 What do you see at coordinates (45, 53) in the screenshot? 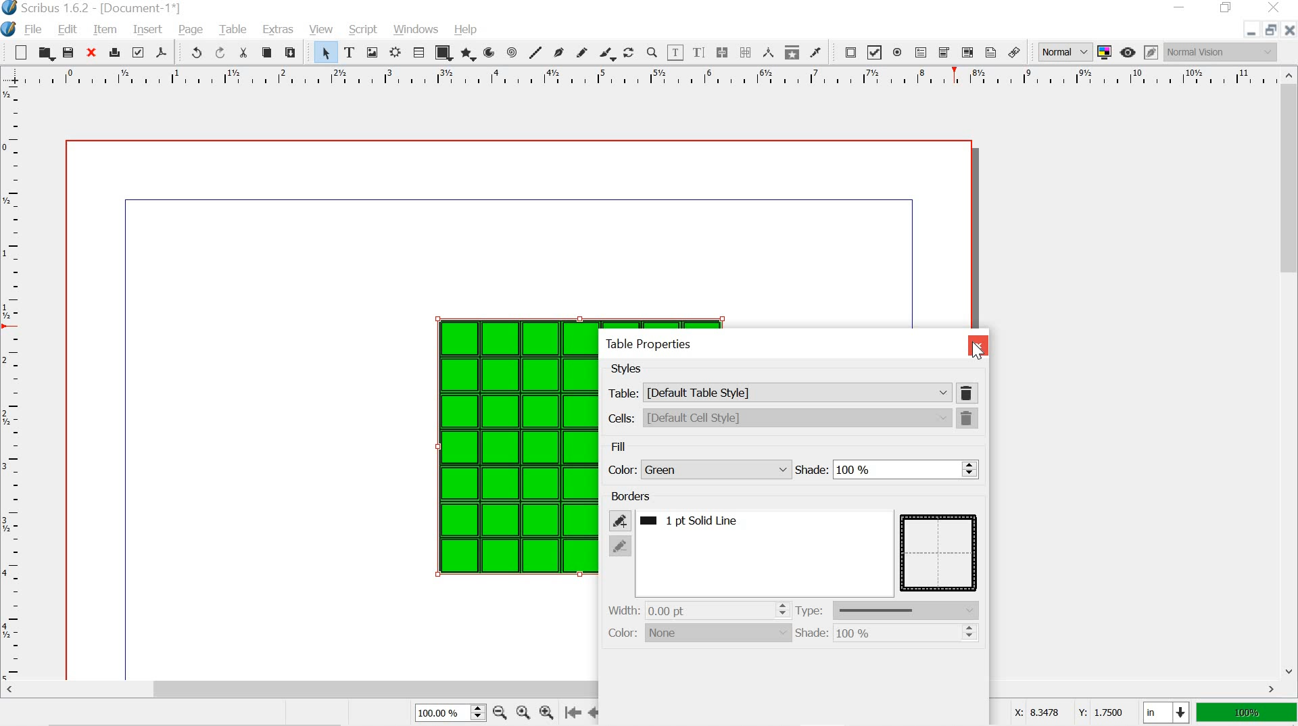
I see `open` at bounding box center [45, 53].